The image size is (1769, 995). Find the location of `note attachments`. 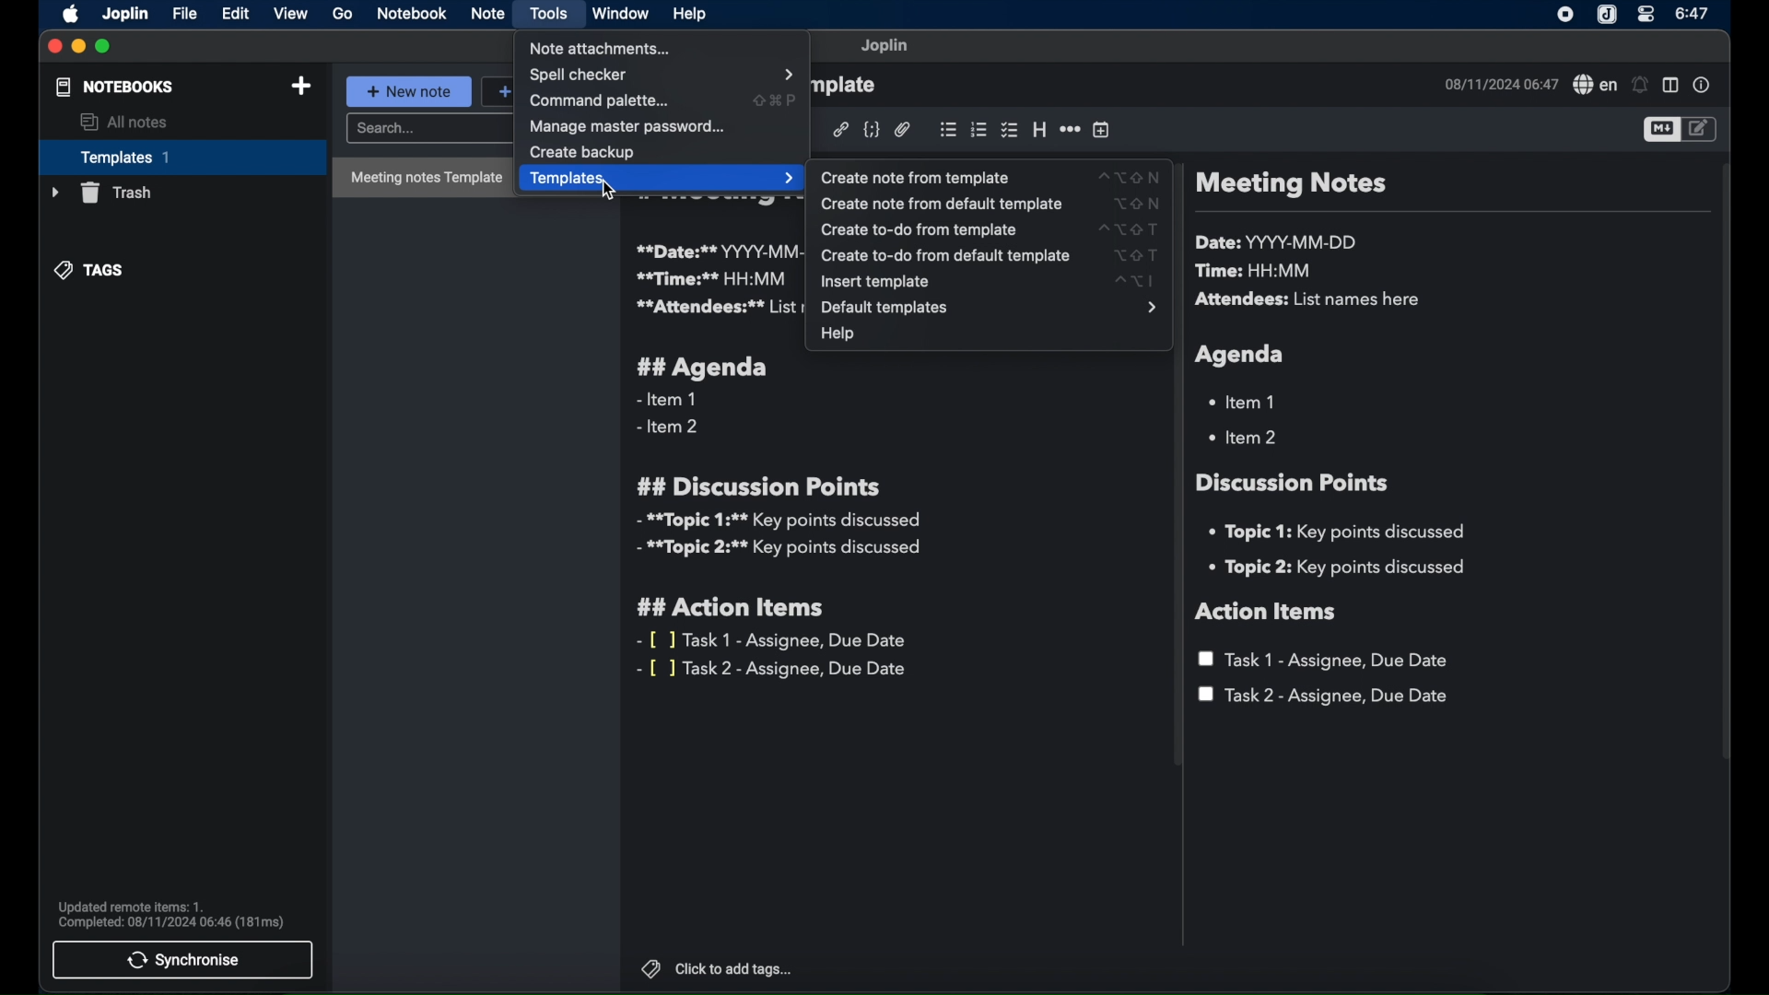

note attachments is located at coordinates (603, 49).